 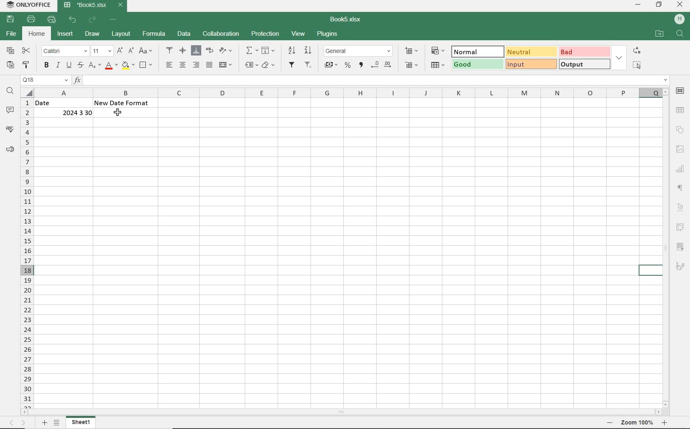 I want to click on SAVE, so click(x=11, y=19).